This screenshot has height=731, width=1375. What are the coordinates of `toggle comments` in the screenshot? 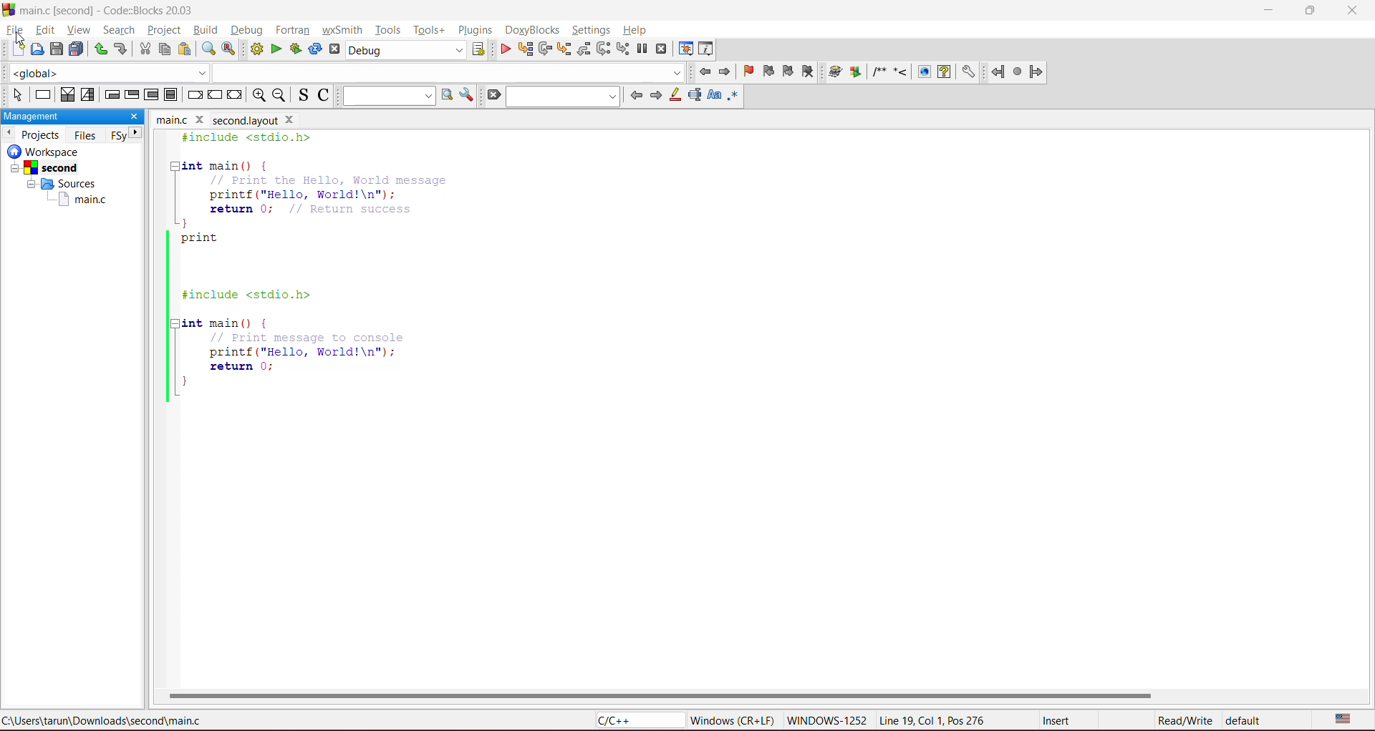 It's located at (322, 94).